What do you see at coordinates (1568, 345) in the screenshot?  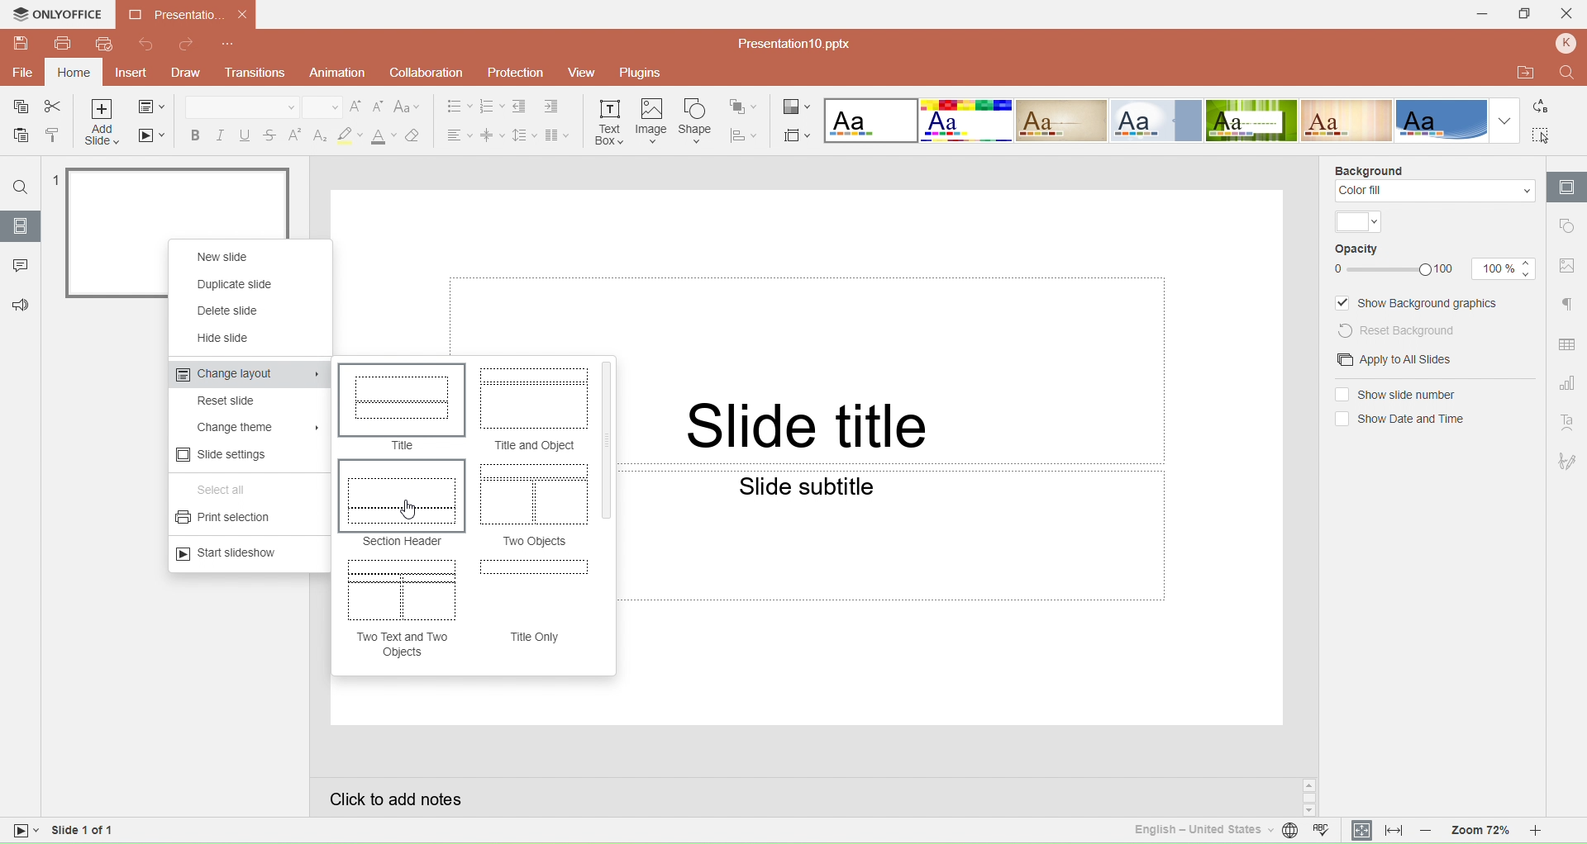 I see `Table setting` at bounding box center [1568, 345].